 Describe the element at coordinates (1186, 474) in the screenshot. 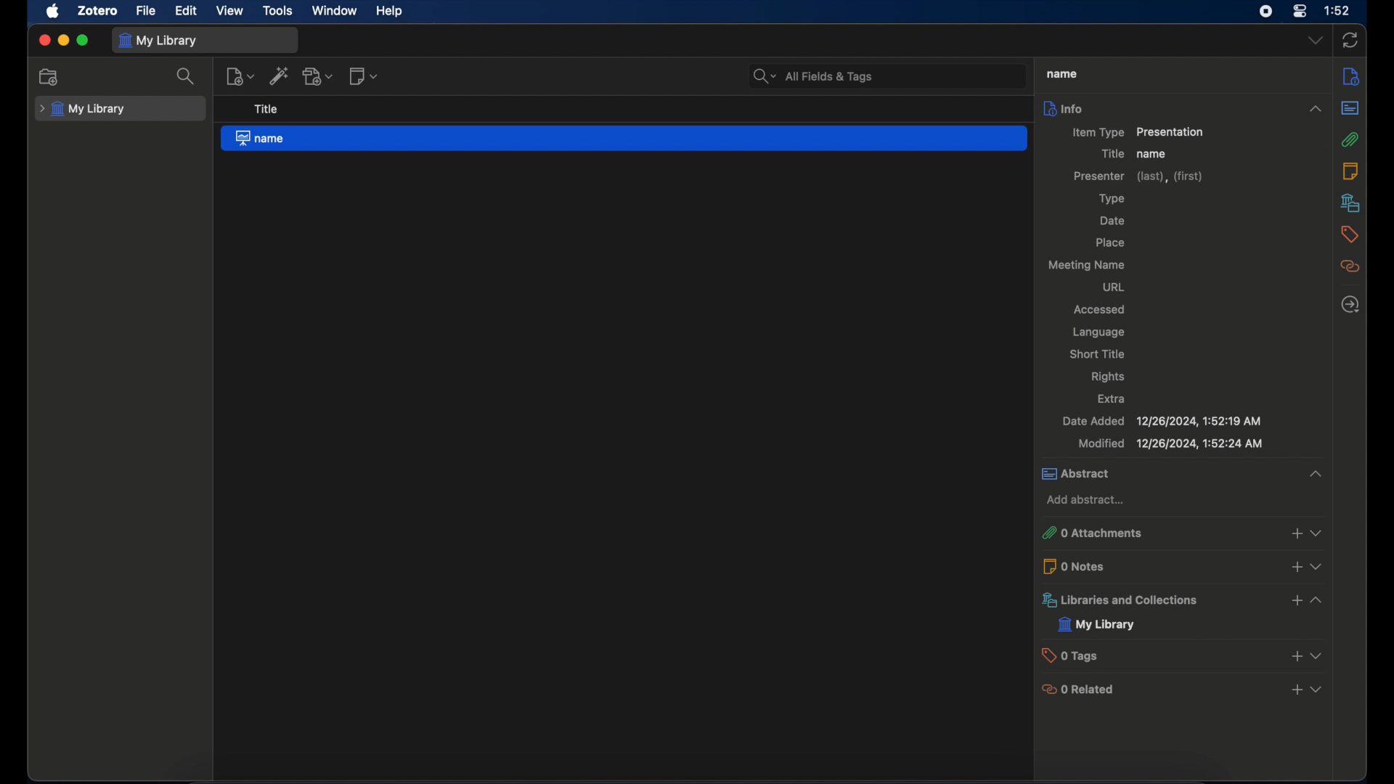

I see `abstract` at that location.